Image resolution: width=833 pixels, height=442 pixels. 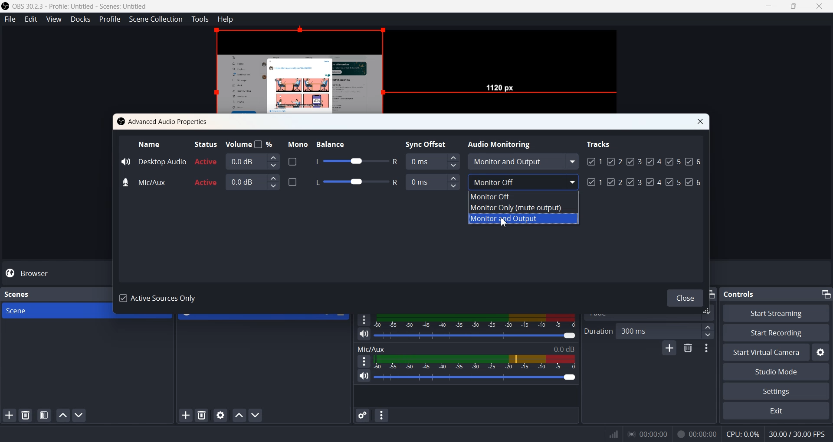 I want to click on 00:00:00, so click(x=648, y=433).